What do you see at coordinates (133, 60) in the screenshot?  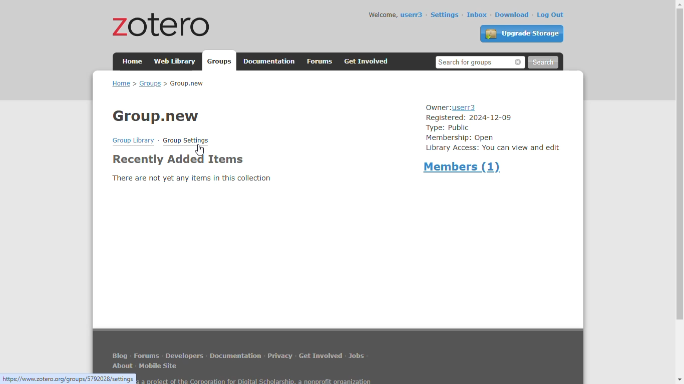 I see `home` at bounding box center [133, 60].